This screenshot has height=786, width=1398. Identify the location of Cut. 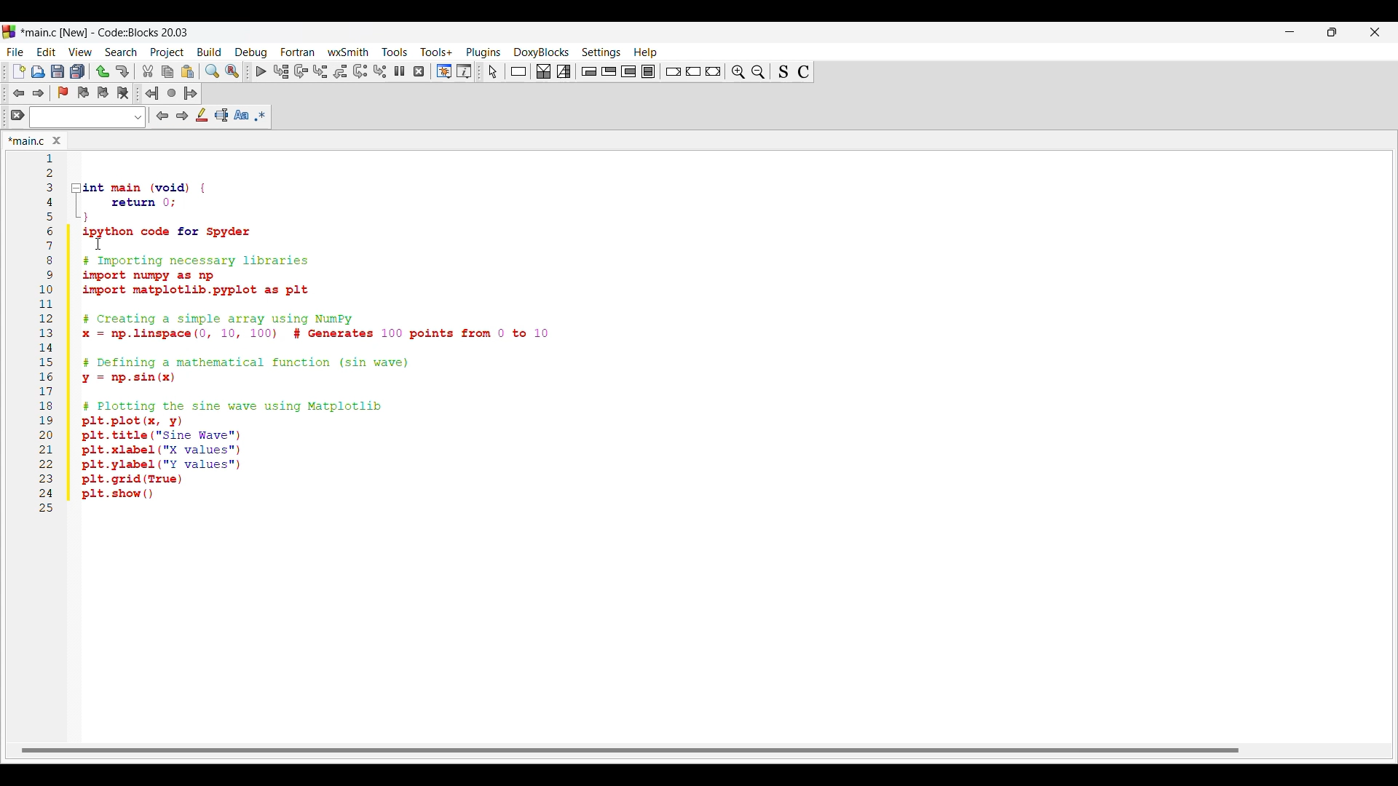
(148, 71).